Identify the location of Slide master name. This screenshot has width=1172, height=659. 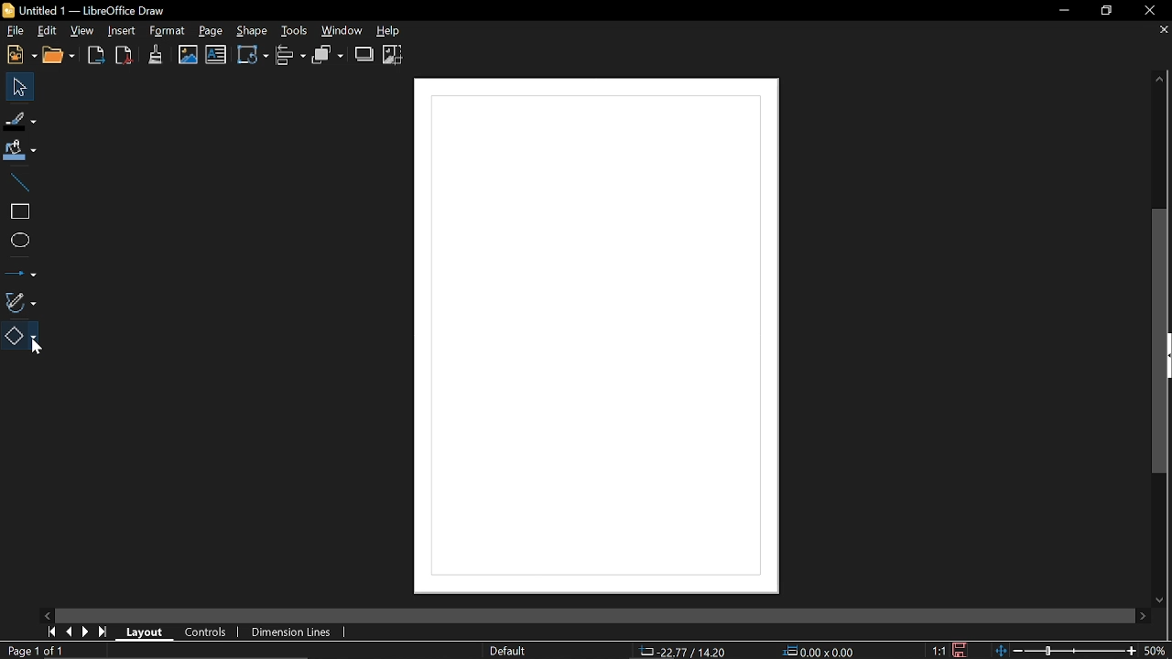
(507, 651).